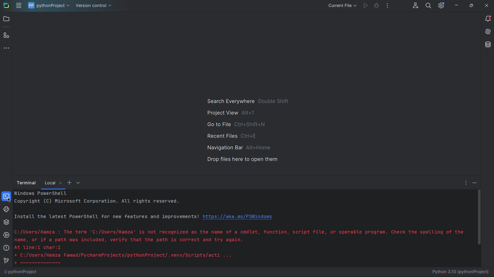 The height and width of the screenshot is (277, 494). What do you see at coordinates (341, 6) in the screenshot?
I see `Current File` at bounding box center [341, 6].